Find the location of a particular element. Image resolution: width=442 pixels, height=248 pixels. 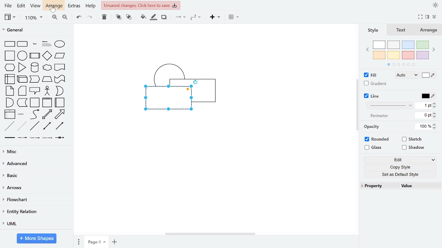

data storage is located at coordinates (22, 102).